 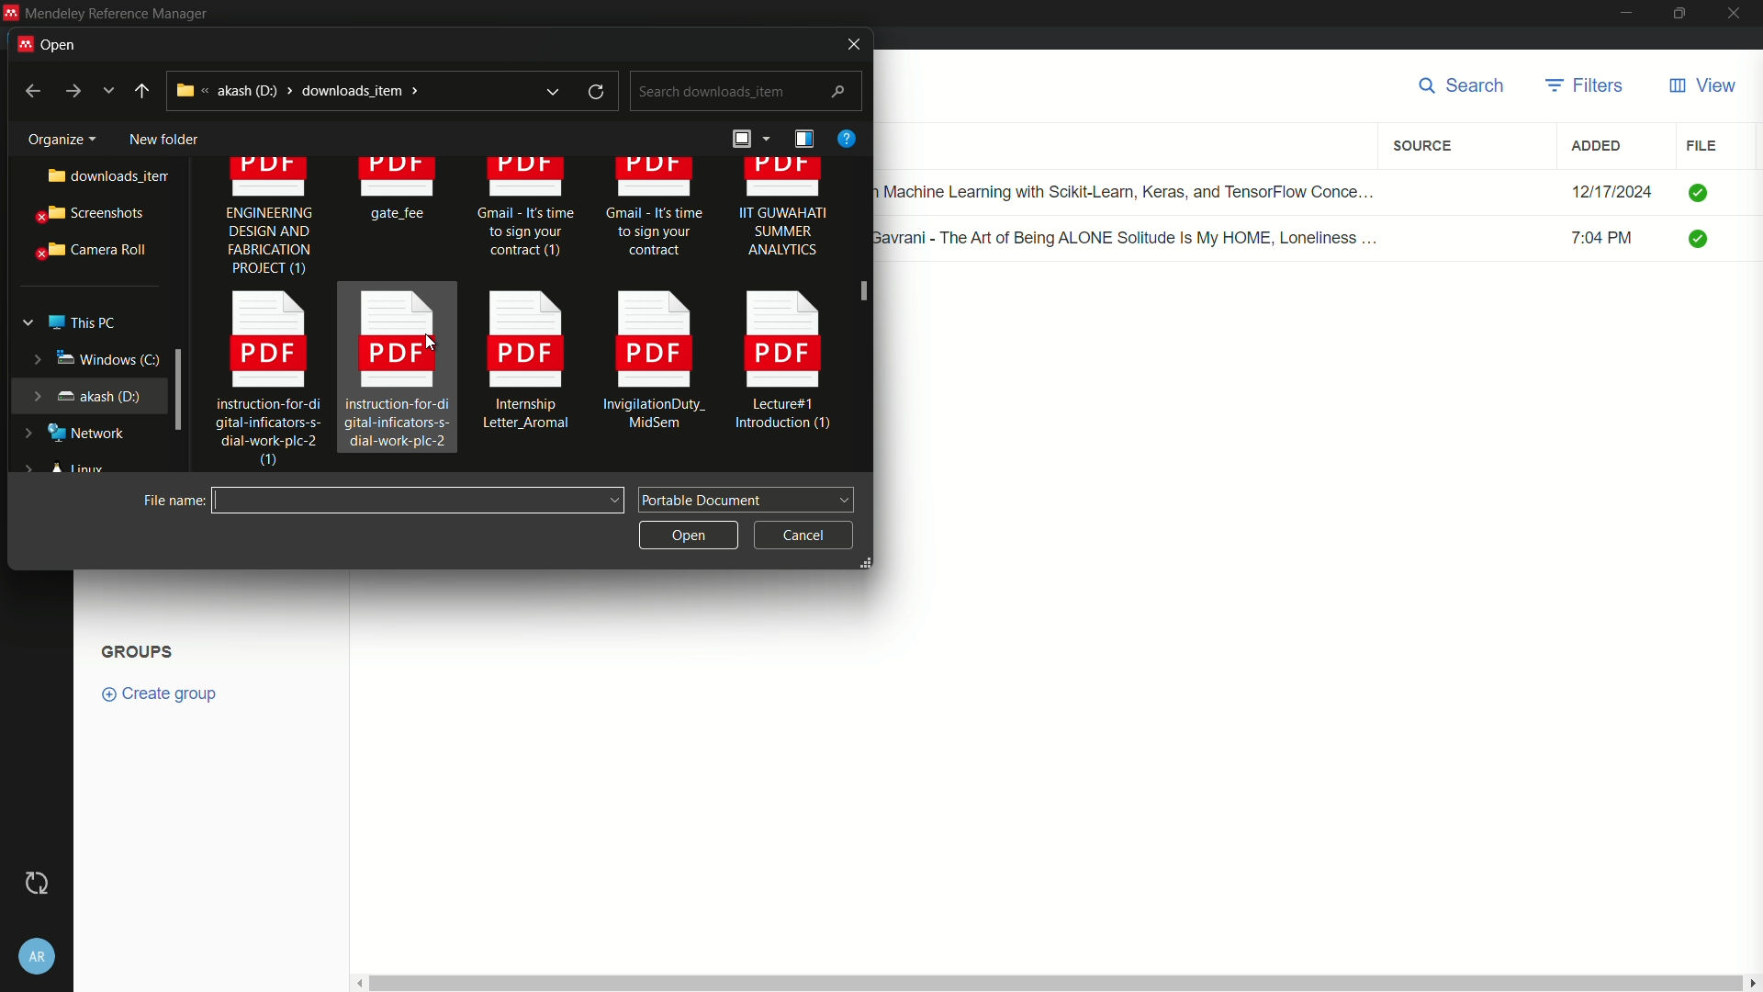 I want to click on help, so click(x=846, y=138).